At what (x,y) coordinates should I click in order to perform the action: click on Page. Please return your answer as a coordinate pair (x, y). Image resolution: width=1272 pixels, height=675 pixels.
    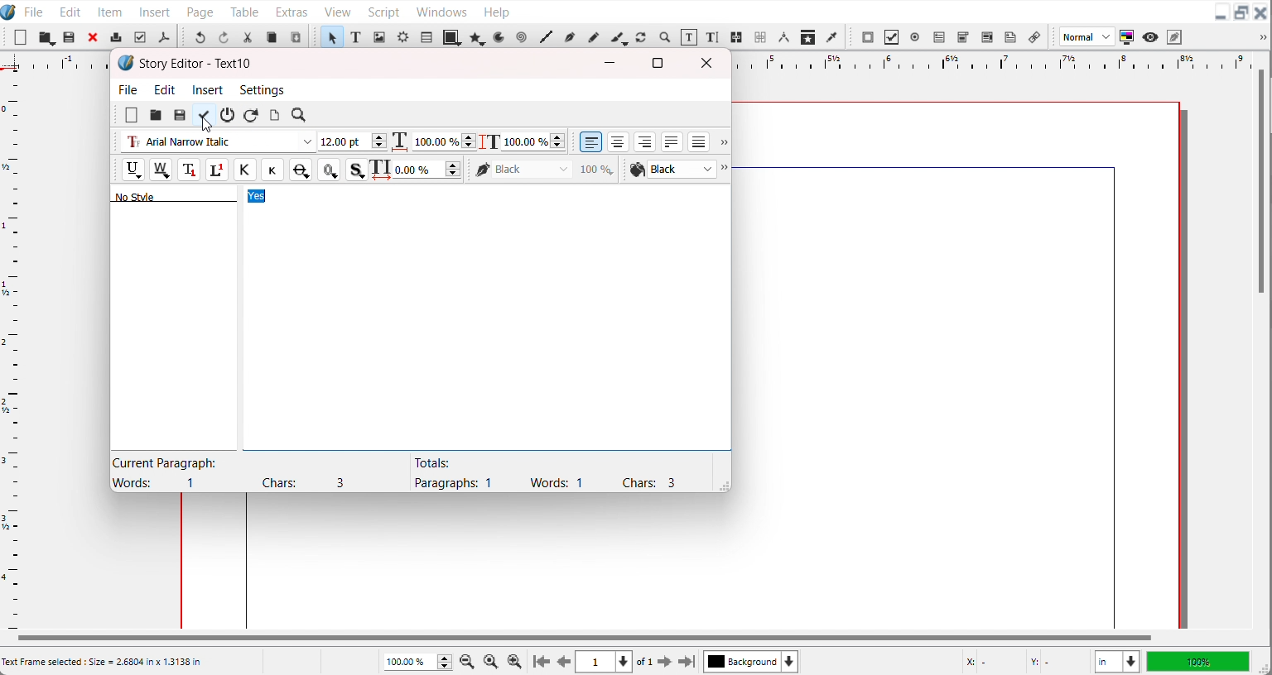
    Looking at the image, I should click on (200, 11).